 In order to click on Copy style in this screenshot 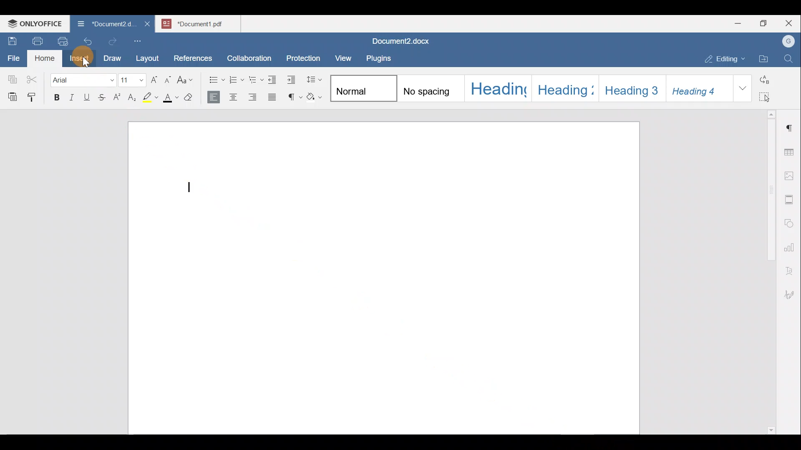, I will do `click(35, 95)`.